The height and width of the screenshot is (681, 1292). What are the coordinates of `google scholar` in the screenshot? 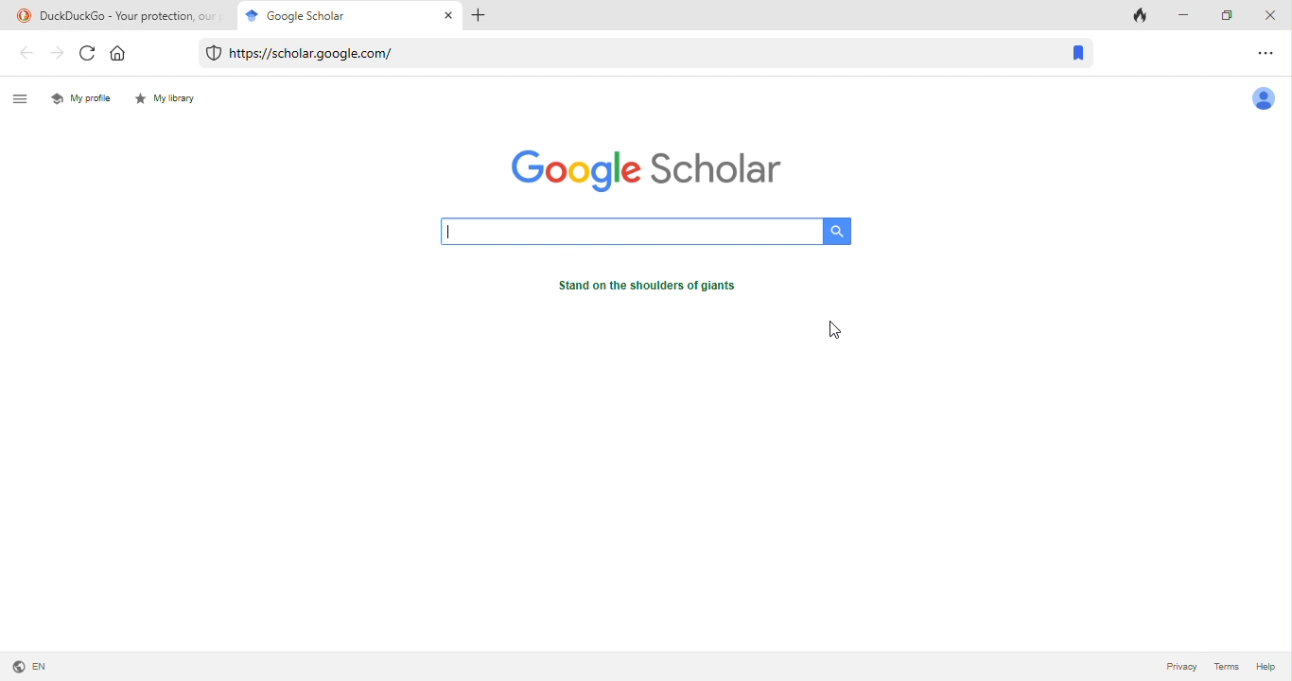 It's located at (326, 14).